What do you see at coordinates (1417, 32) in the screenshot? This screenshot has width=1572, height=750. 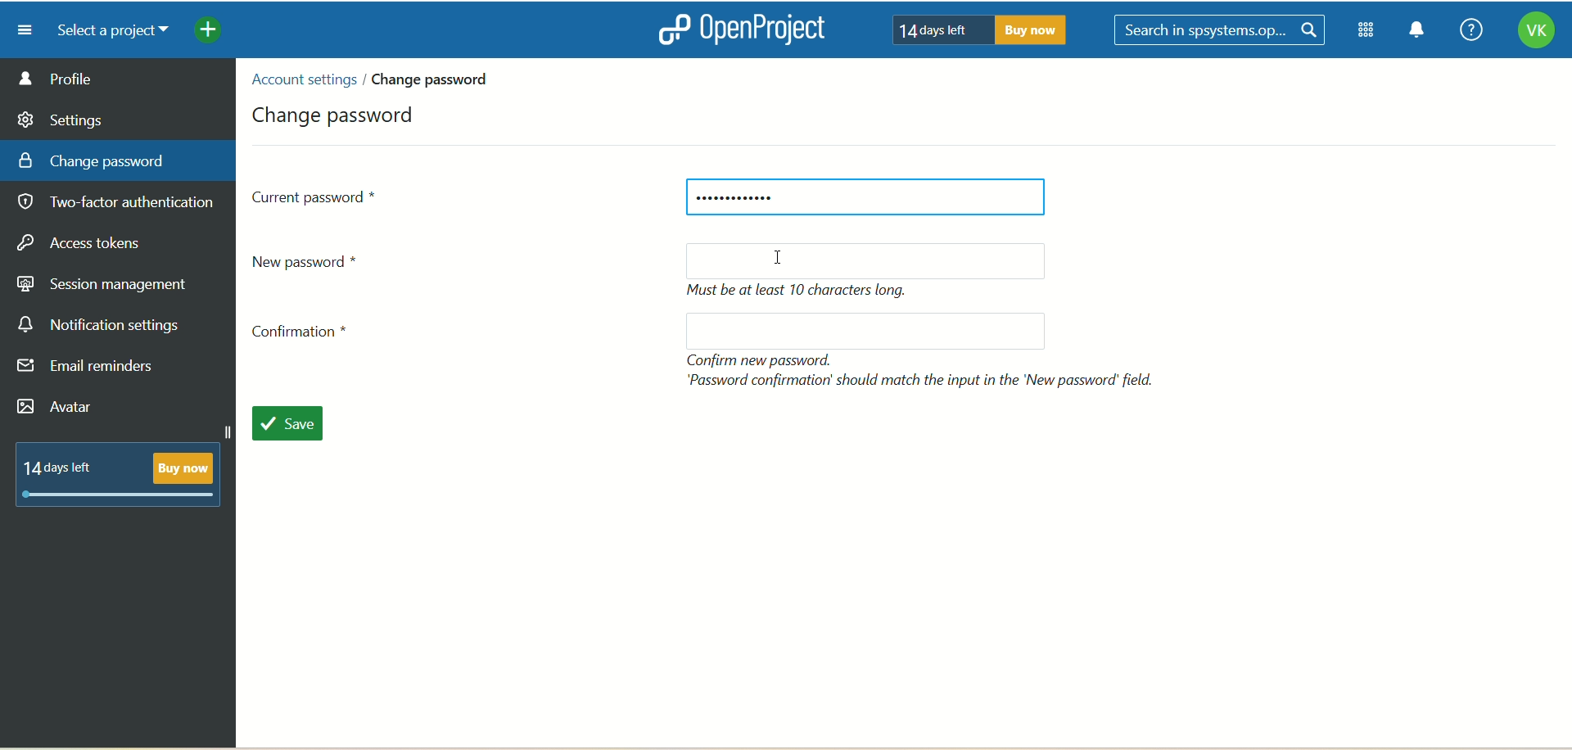 I see `notification` at bounding box center [1417, 32].